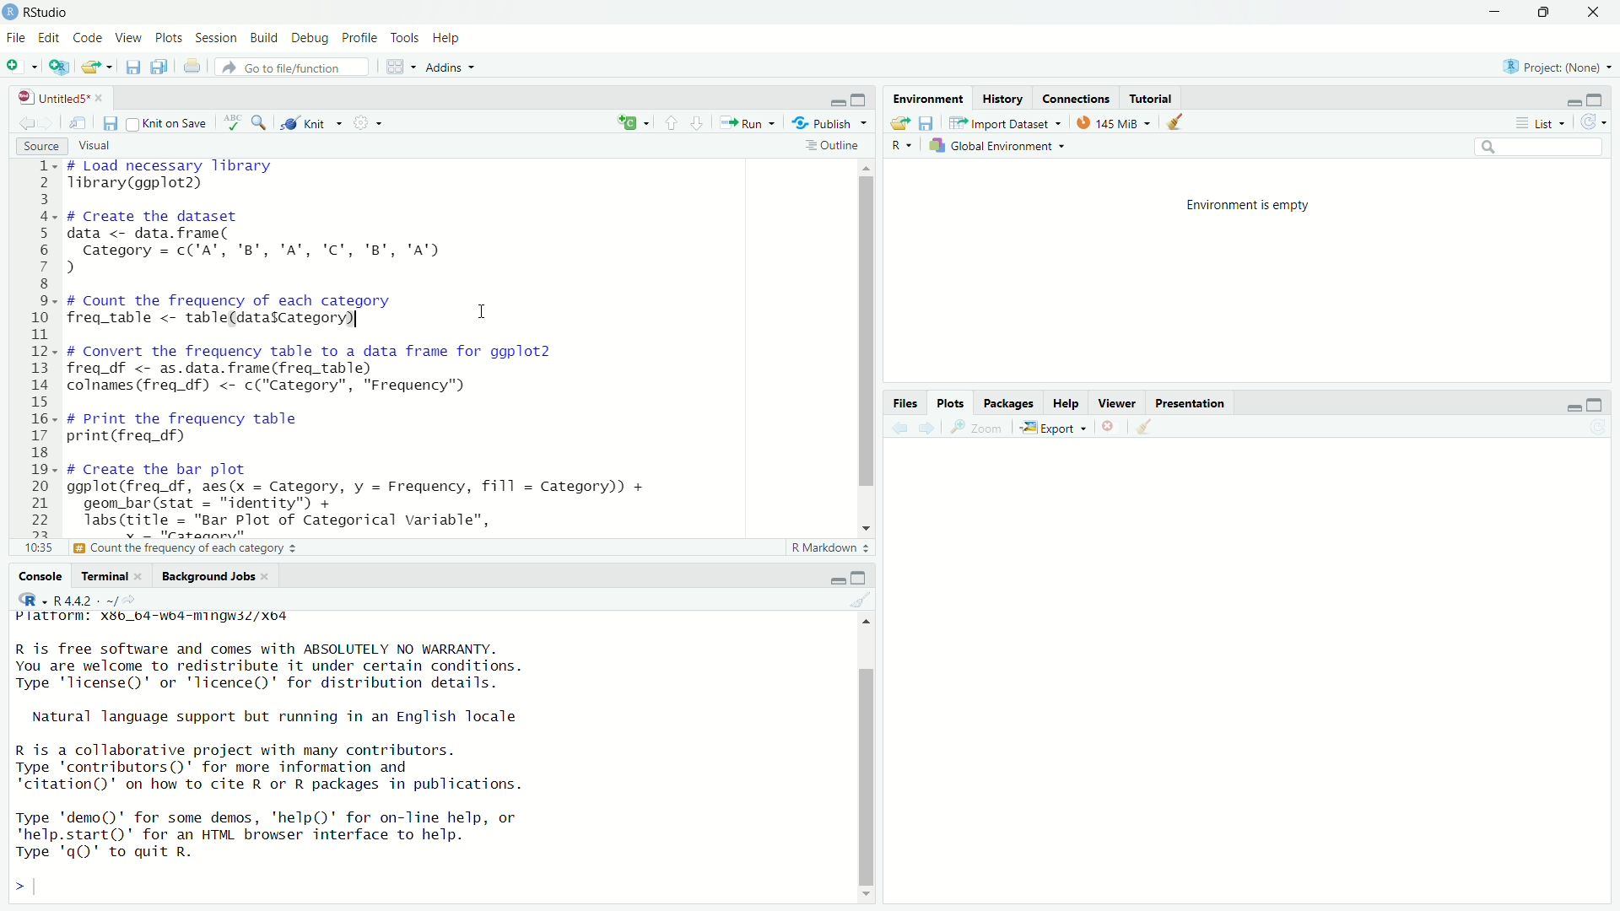 The image size is (1620, 911). I want to click on code, so click(88, 35).